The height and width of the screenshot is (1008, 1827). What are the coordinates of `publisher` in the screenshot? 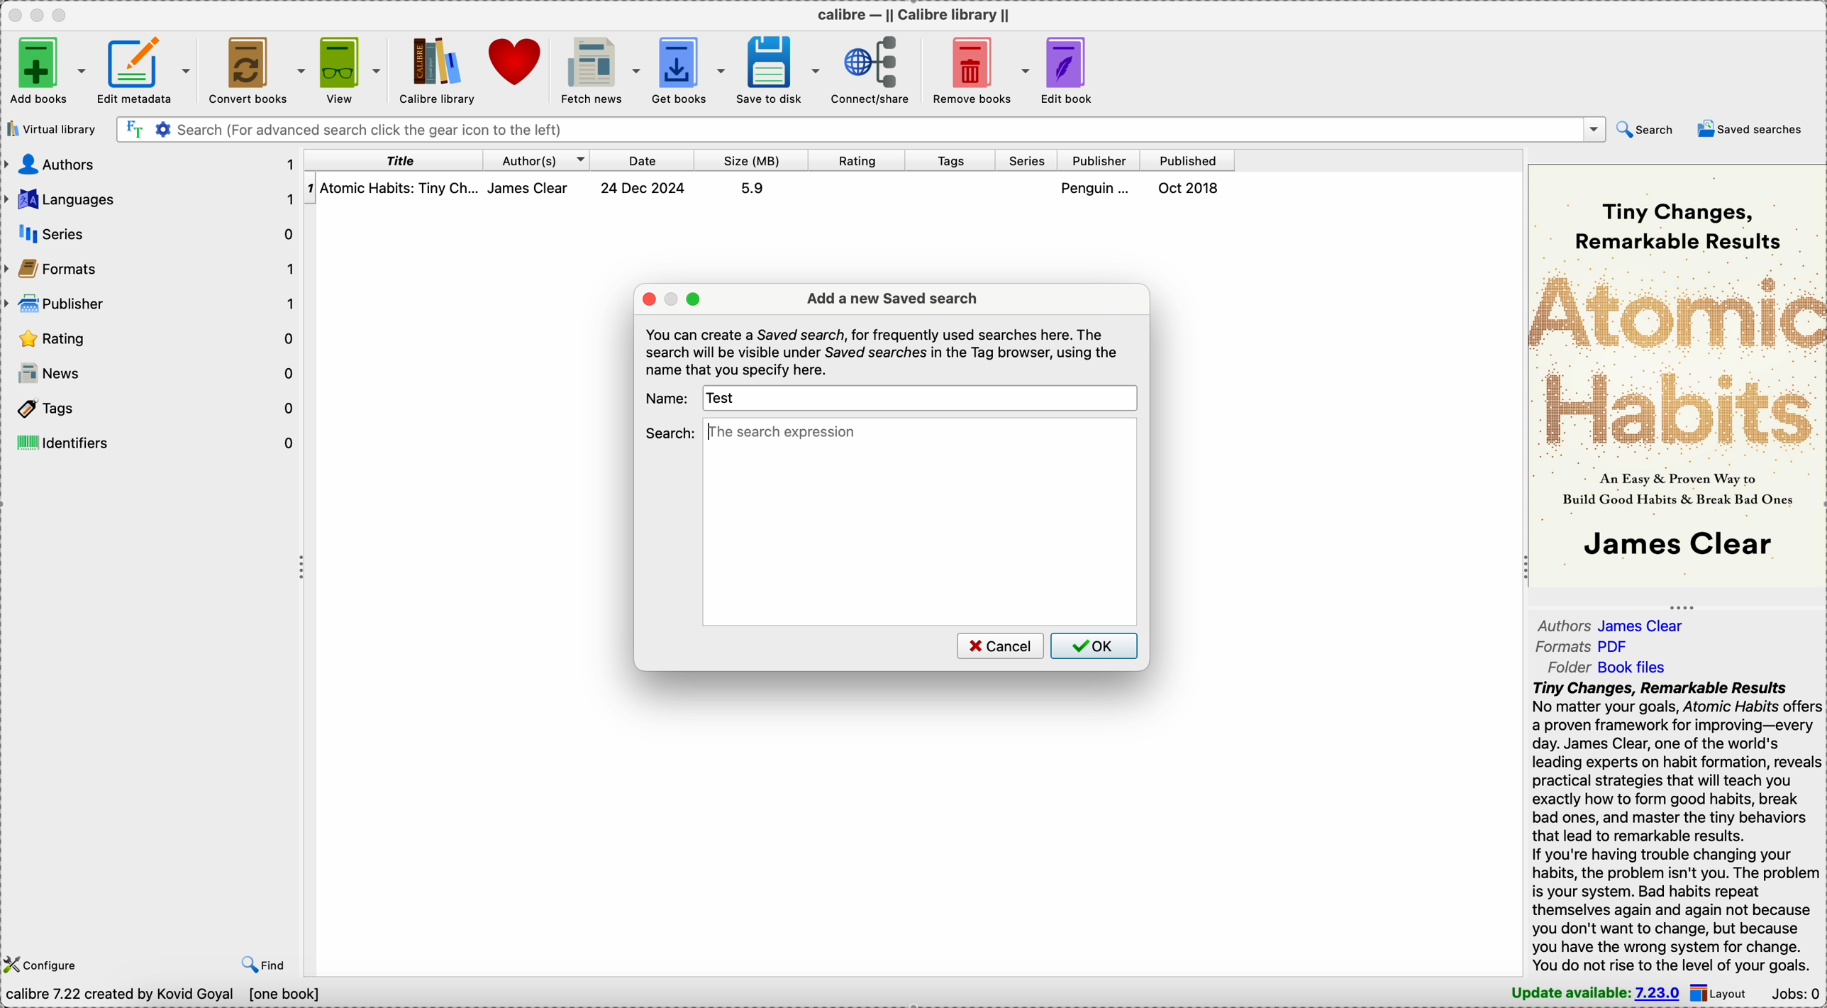 It's located at (1101, 161).